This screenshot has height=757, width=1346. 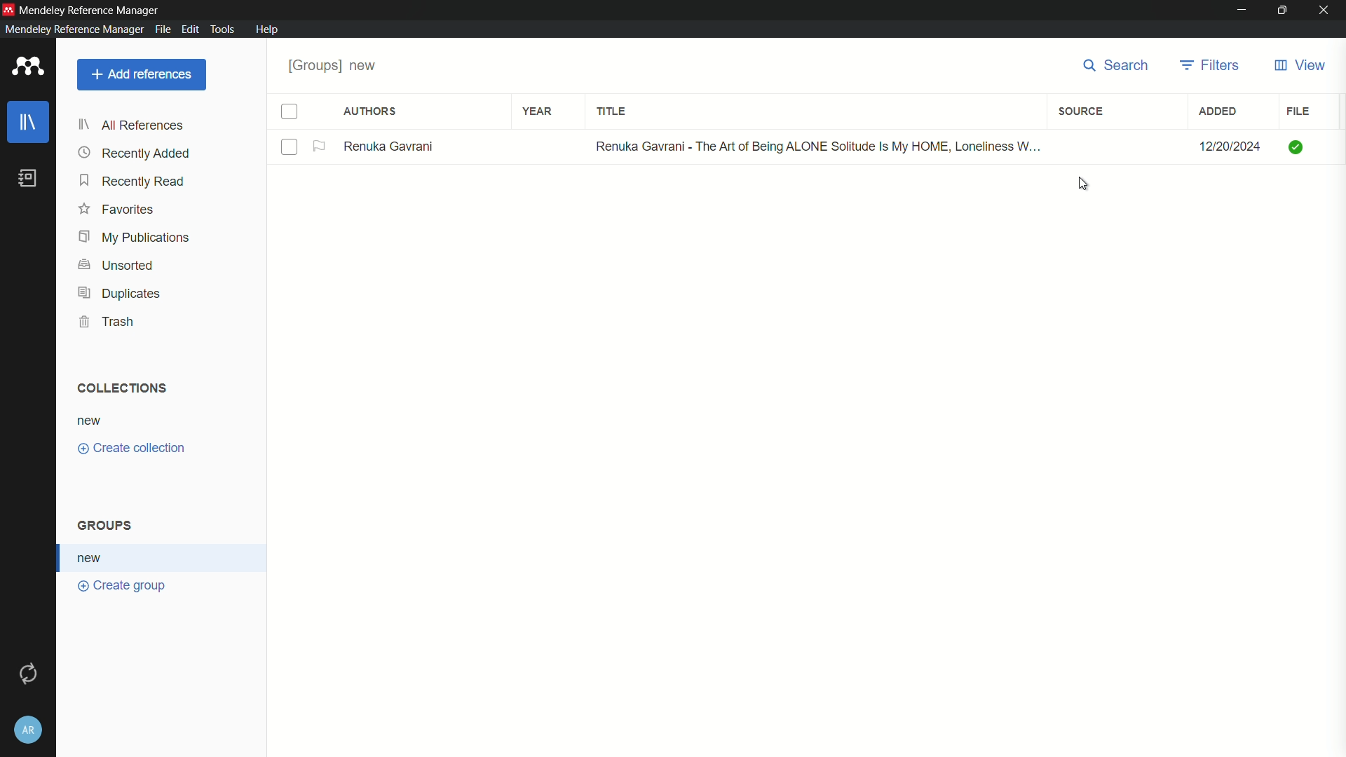 What do you see at coordinates (134, 182) in the screenshot?
I see `recently read` at bounding box center [134, 182].